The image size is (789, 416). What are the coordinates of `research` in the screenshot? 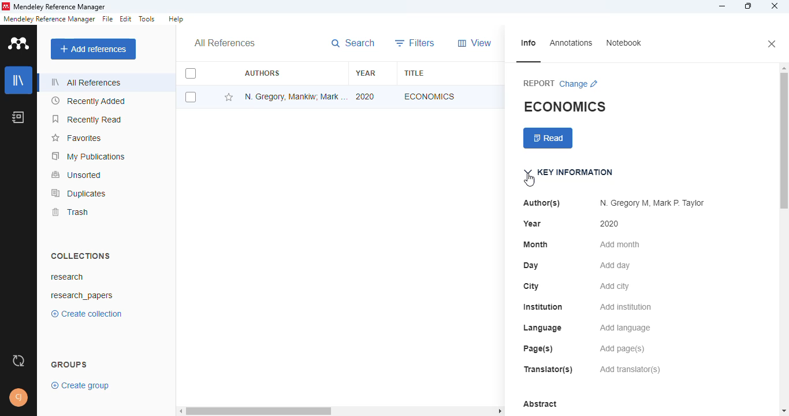 It's located at (66, 276).